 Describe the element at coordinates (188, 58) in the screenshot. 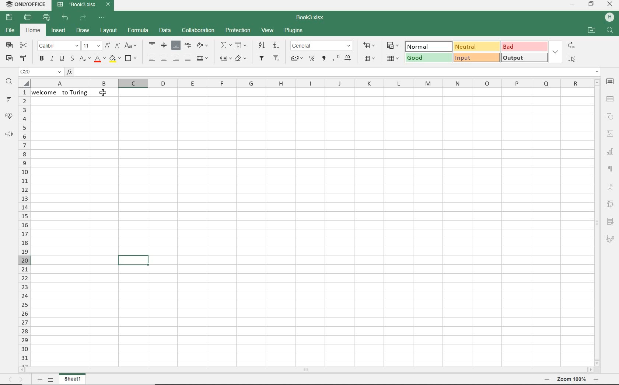

I see `justified` at that location.